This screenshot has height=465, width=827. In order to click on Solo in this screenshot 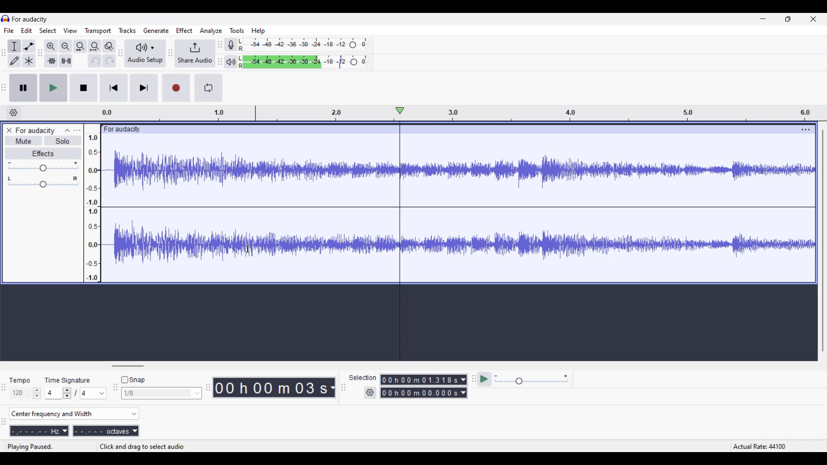, I will do `click(63, 141)`.